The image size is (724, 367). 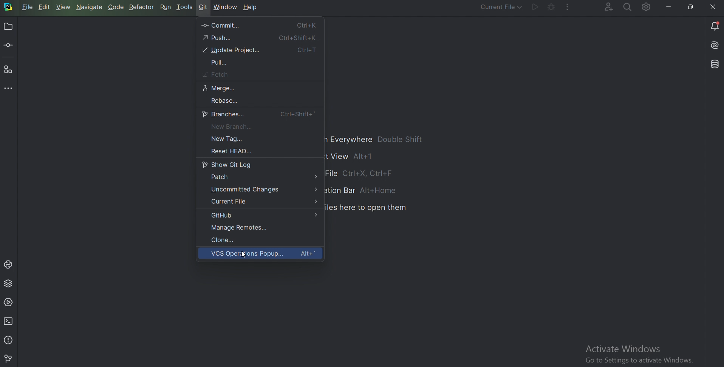 I want to click on Restore down, so click(x=691, y=6).